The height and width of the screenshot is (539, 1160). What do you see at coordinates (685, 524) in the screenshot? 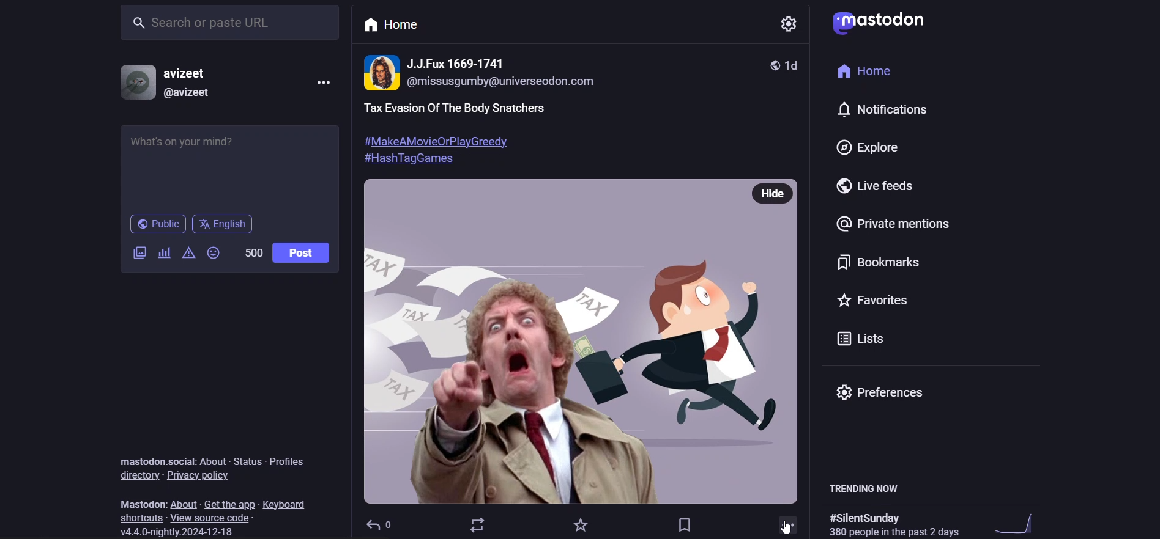
I see `bookmark` at bounding box center [685, 524].